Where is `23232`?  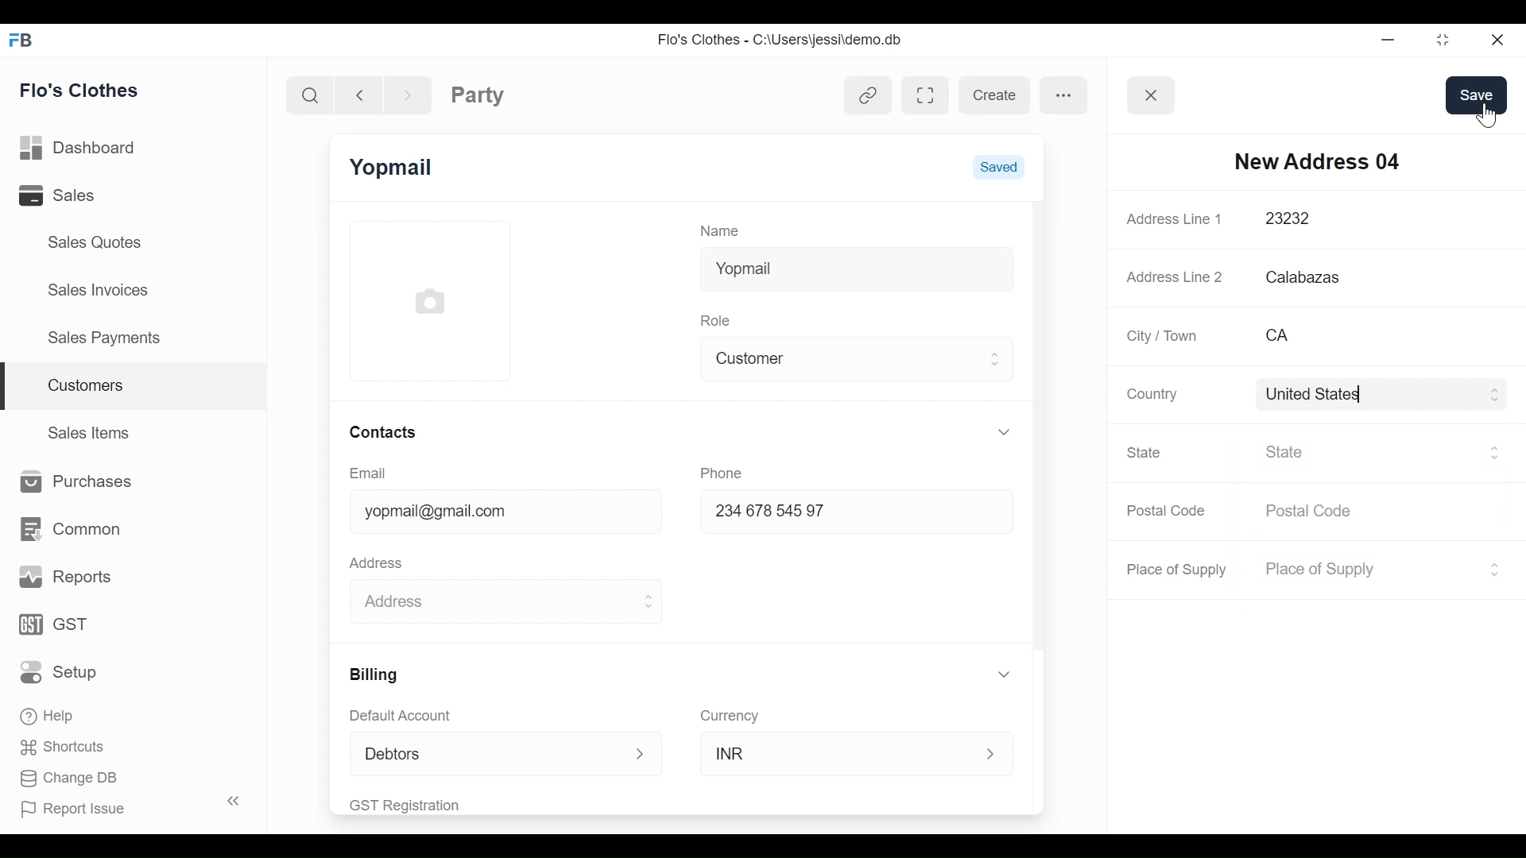
23232 is located at coordinates (1365, 219).